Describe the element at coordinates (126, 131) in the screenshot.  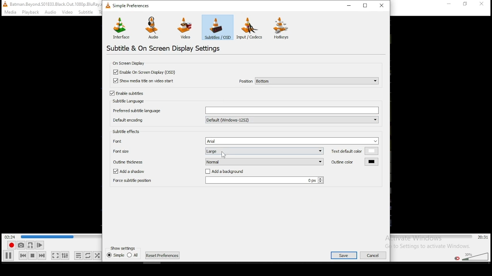
I see `subtitle effects` at that location.